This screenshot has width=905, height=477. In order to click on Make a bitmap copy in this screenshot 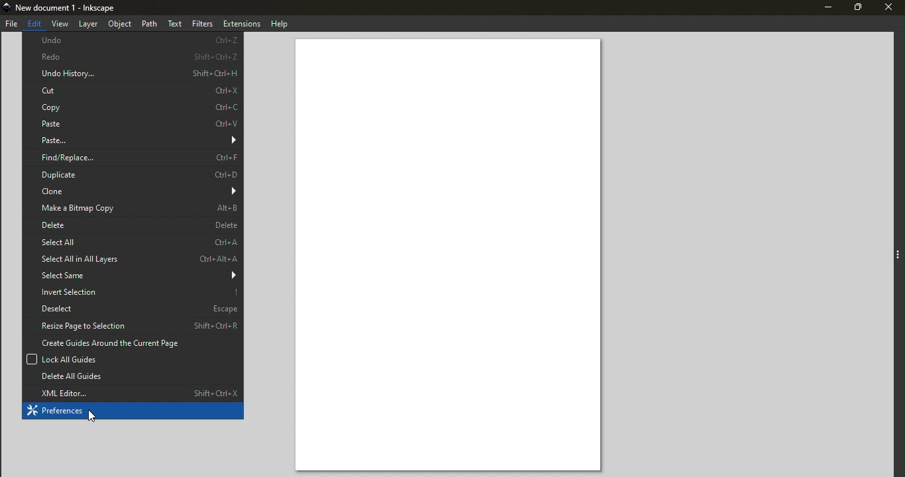, I will do `click(132, 209)`.